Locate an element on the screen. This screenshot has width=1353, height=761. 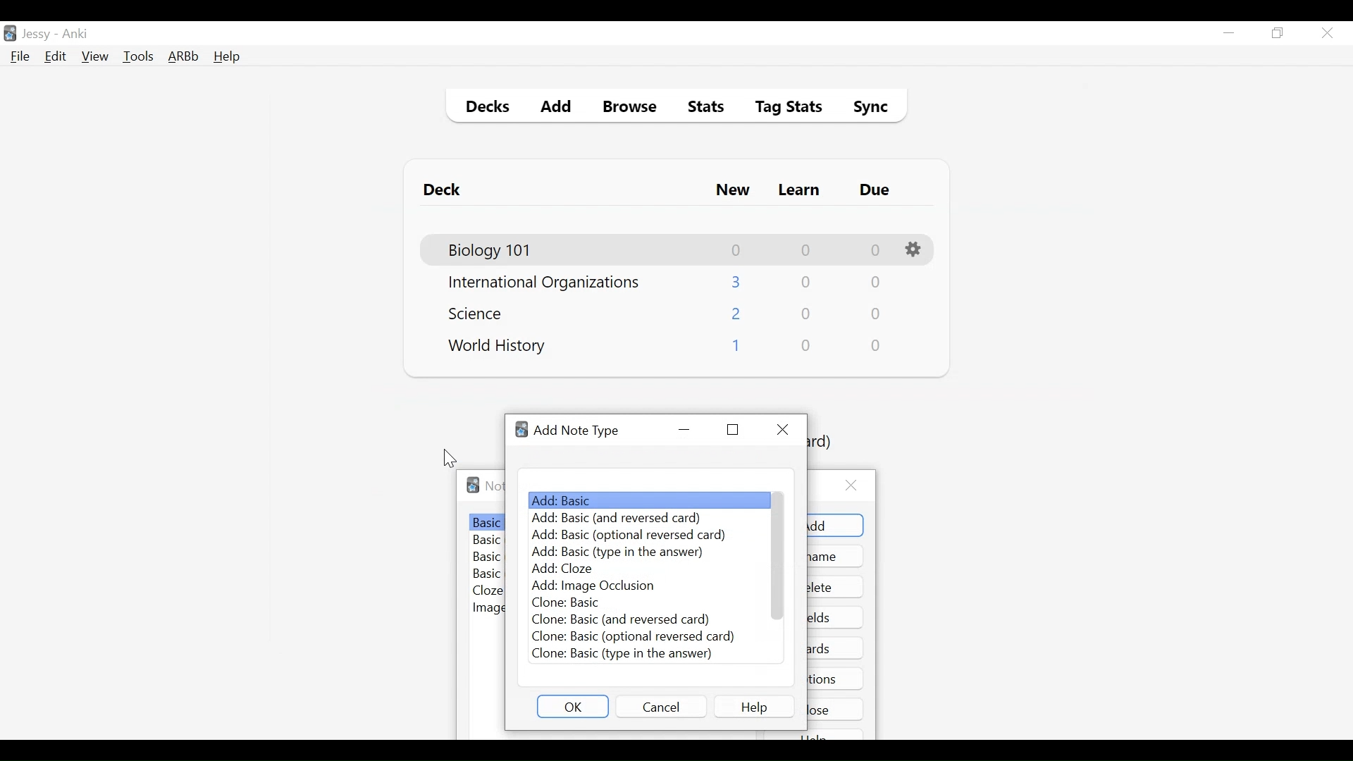
User Nmae is located at coordinates (39, 35).